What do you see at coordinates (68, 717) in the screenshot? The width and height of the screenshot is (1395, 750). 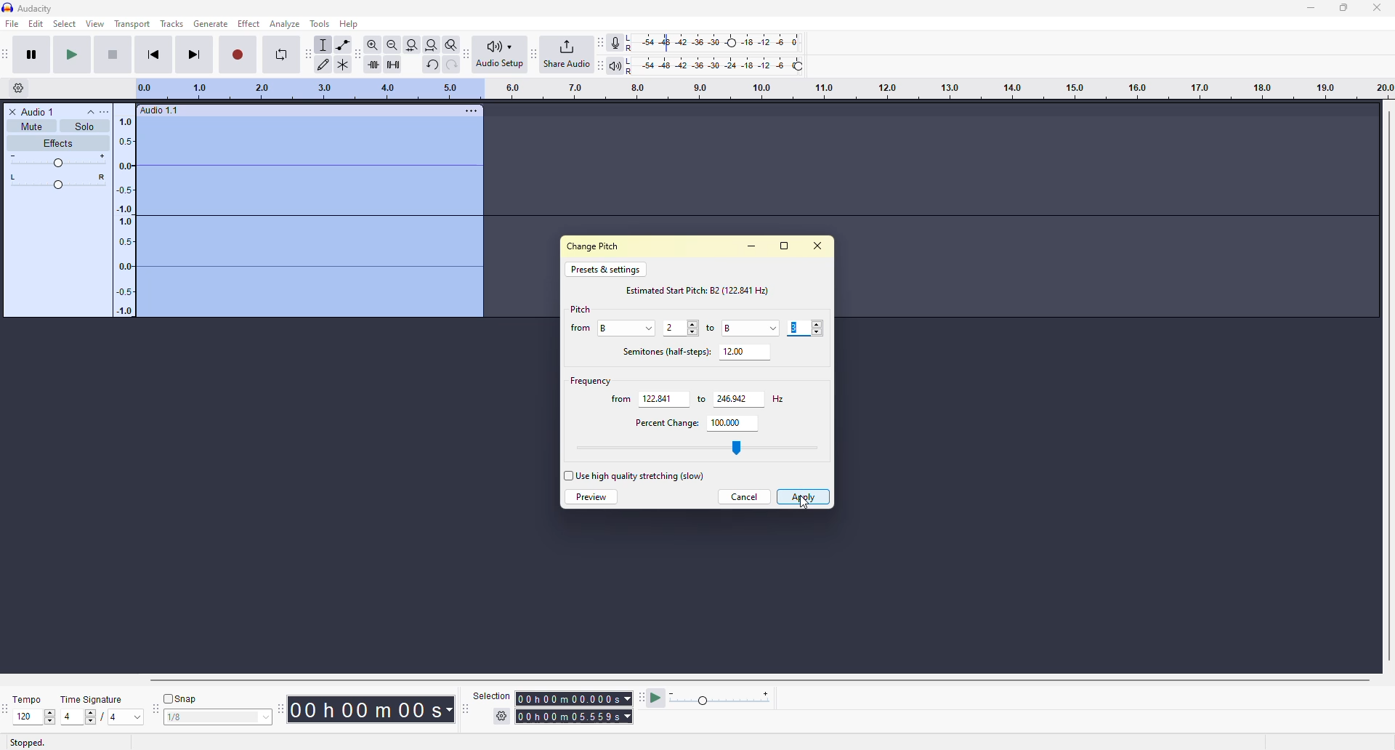 I see `4` at bounding box center [68, 717].